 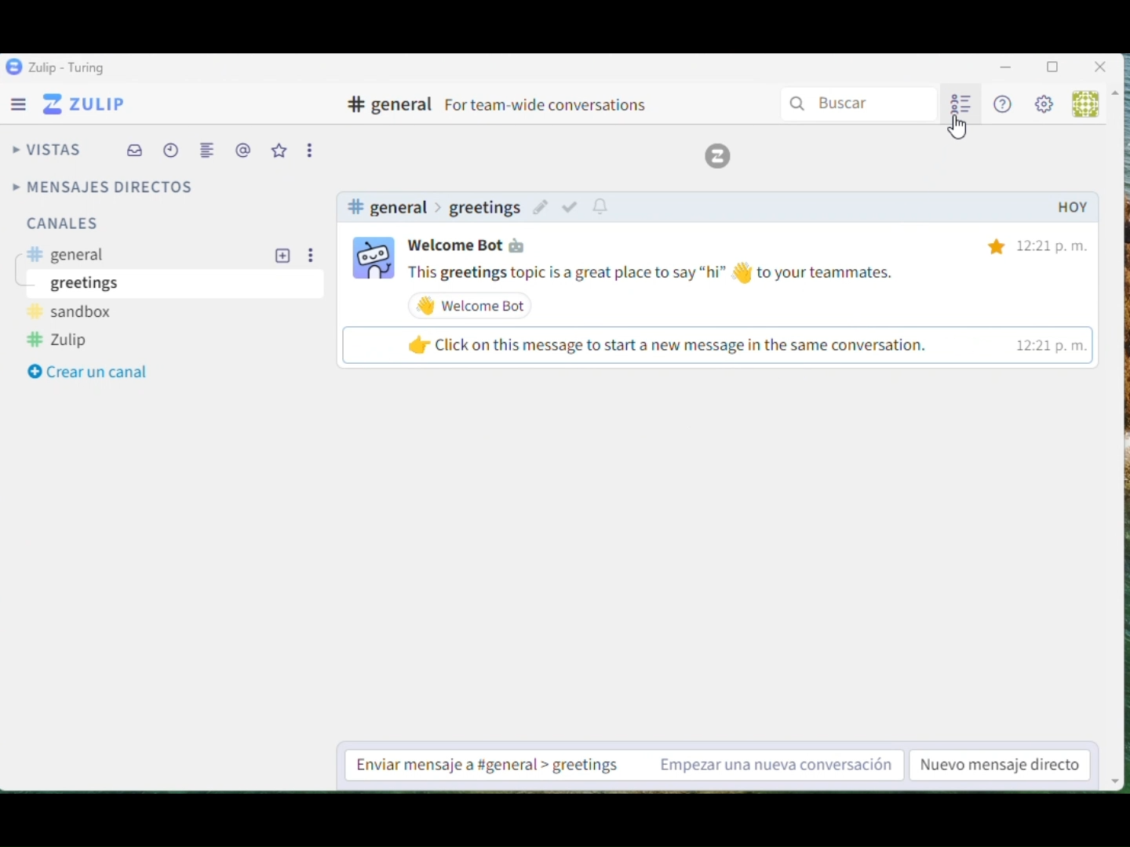 I want to click on add, so click(x=283, y=256).